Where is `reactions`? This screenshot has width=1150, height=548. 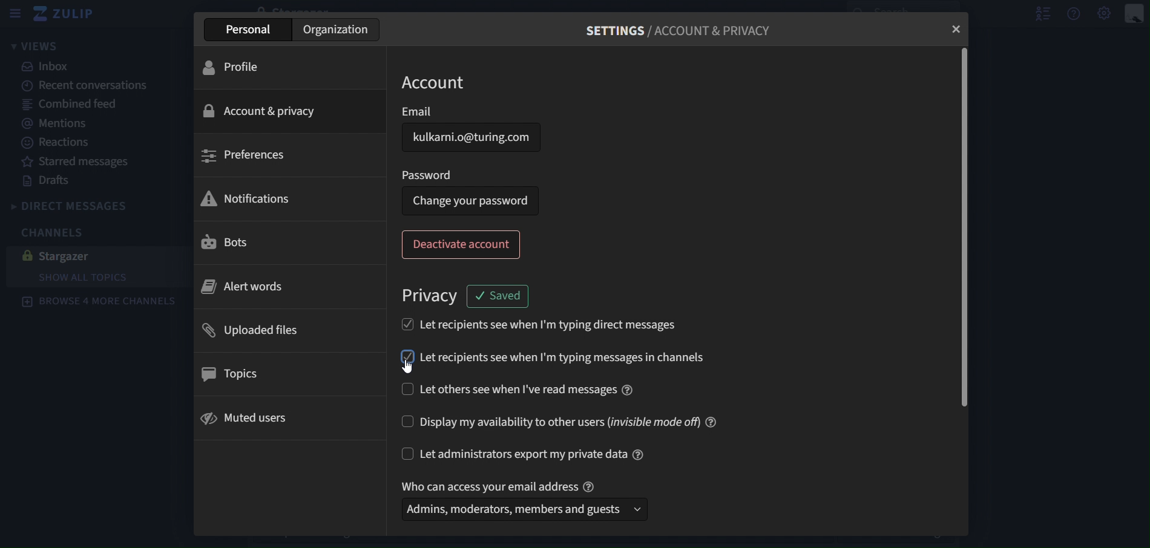
reactions is located at coordinates (56, 143).